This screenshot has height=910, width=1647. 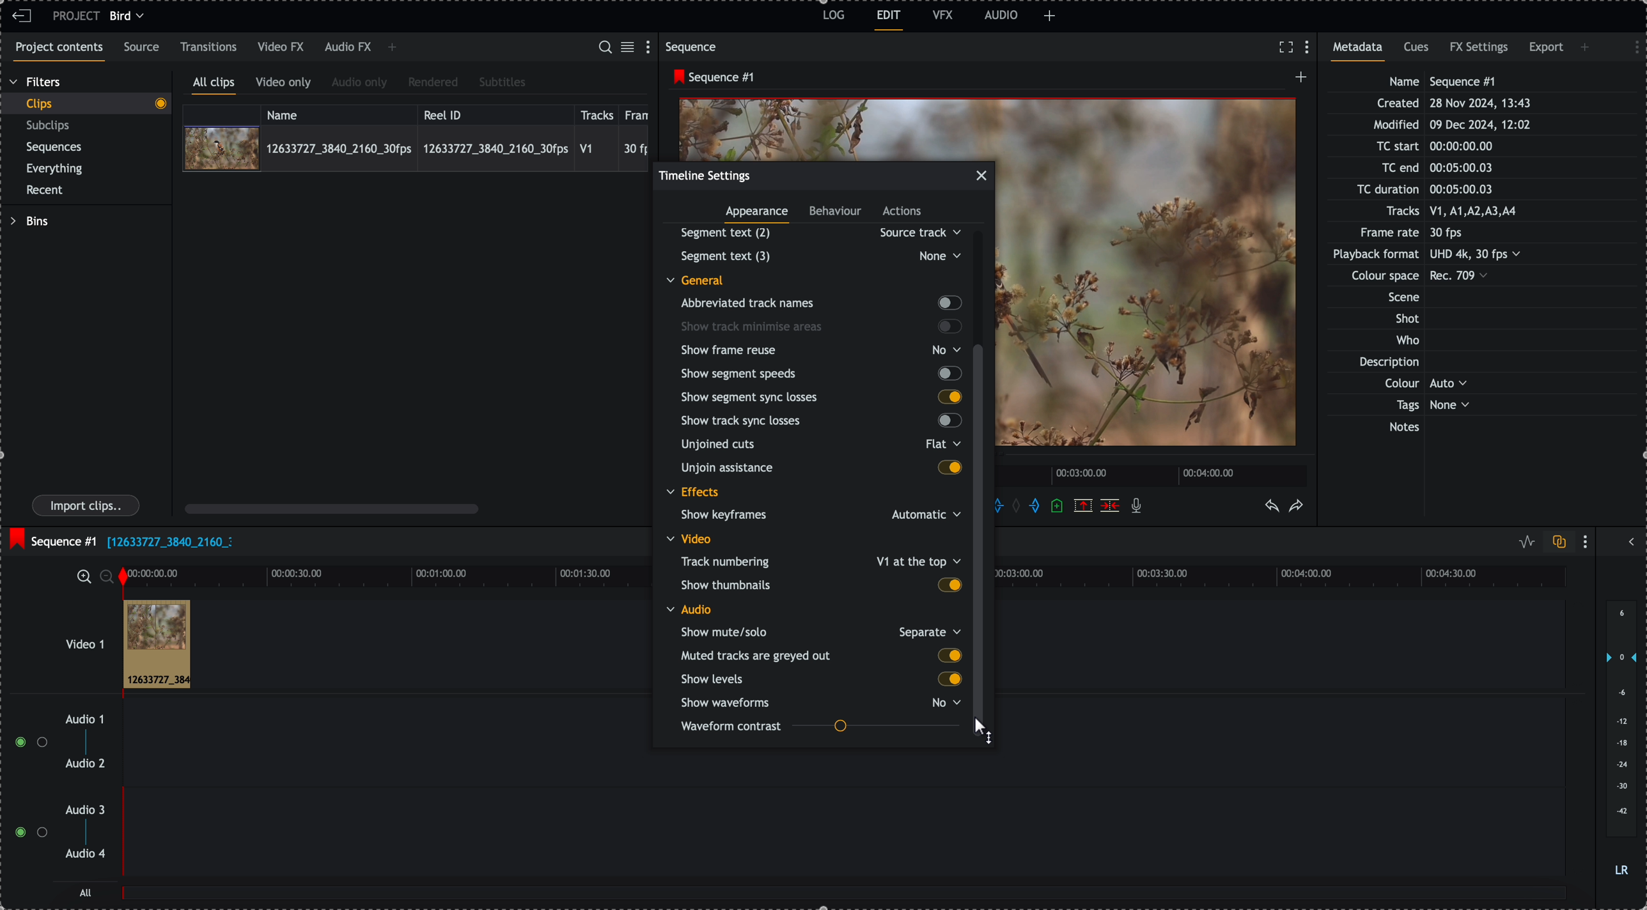 I want to click on mouse up, so click(x=983, y=730).